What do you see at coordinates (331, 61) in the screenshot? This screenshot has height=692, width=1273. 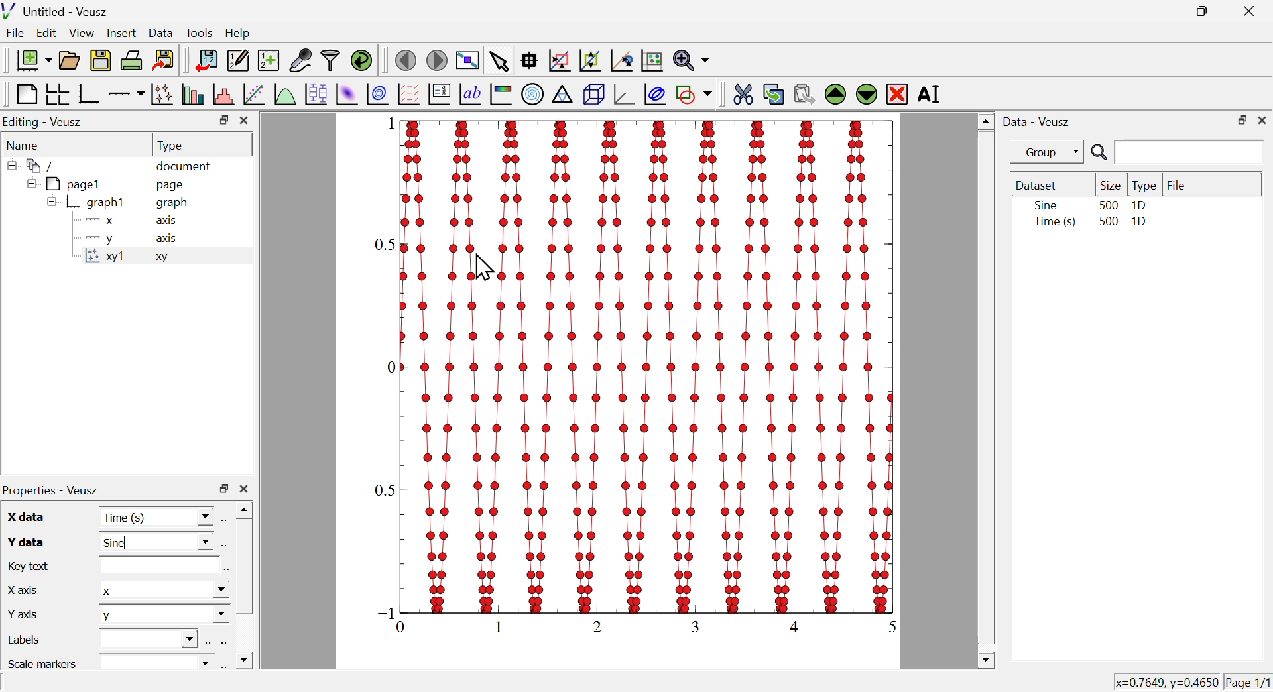 I see `filter data` at bounding box center [331, 61].